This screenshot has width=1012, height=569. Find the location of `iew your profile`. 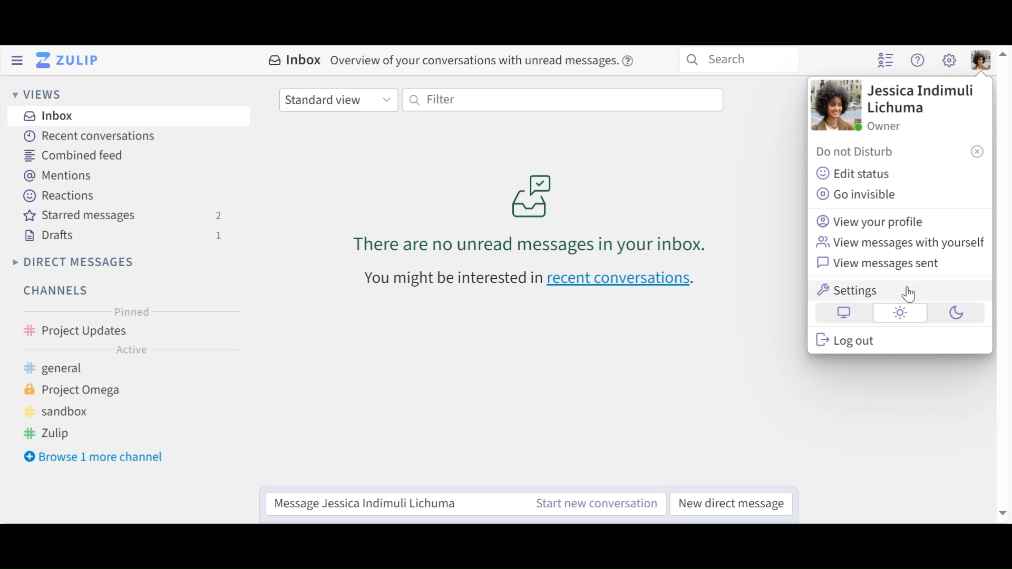

iew your profile is located at coordinates (869, 221).